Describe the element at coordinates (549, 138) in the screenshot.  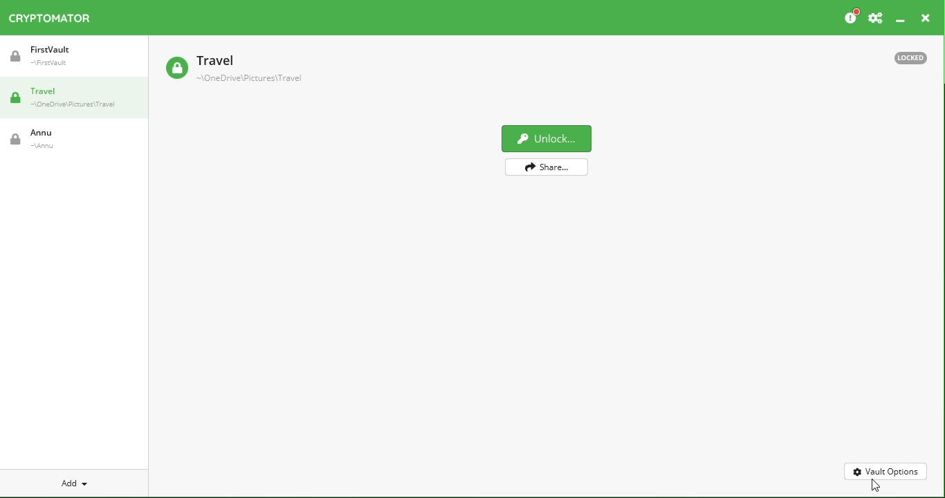
I see `Unclock vault` at that location.